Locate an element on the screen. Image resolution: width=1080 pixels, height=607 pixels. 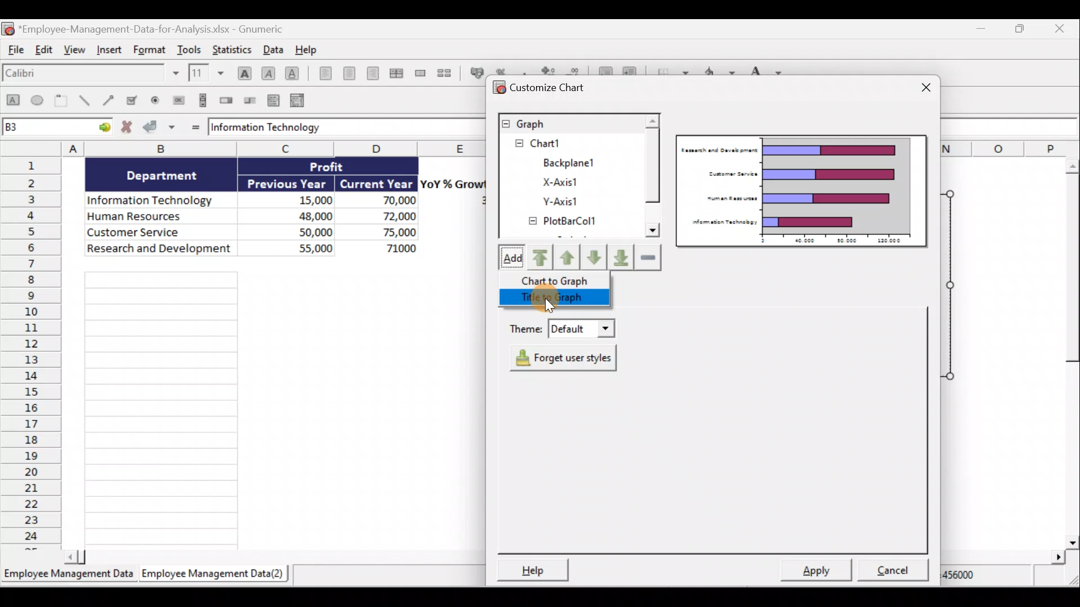
Insert is located at coordinates (110, 53).